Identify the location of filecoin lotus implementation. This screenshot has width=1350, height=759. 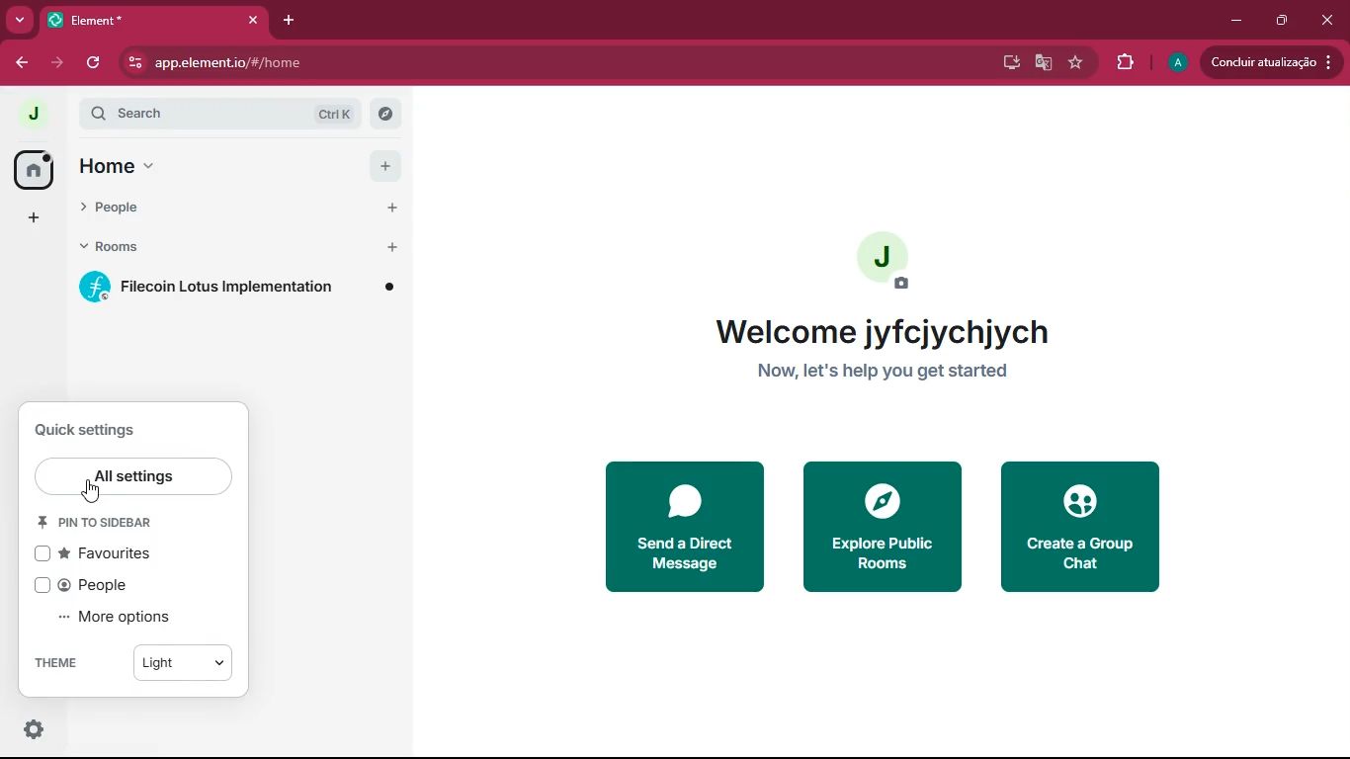
(238, 287).